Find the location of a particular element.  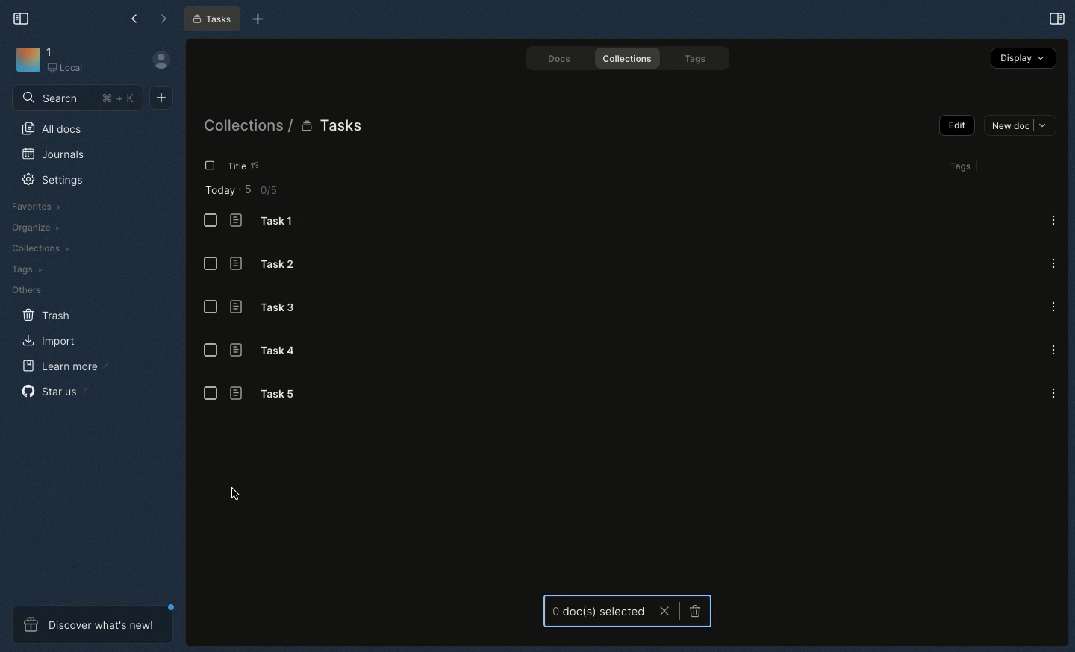

doc(s) selected is located at coordinates (598, 611).